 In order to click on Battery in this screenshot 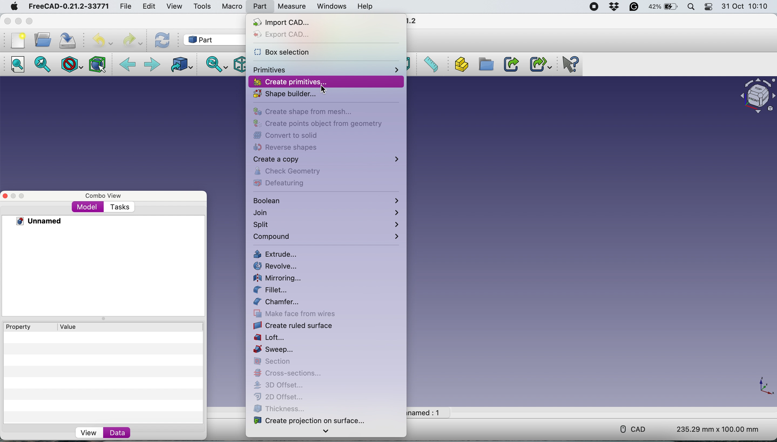, I will do `click(661, 6)`.